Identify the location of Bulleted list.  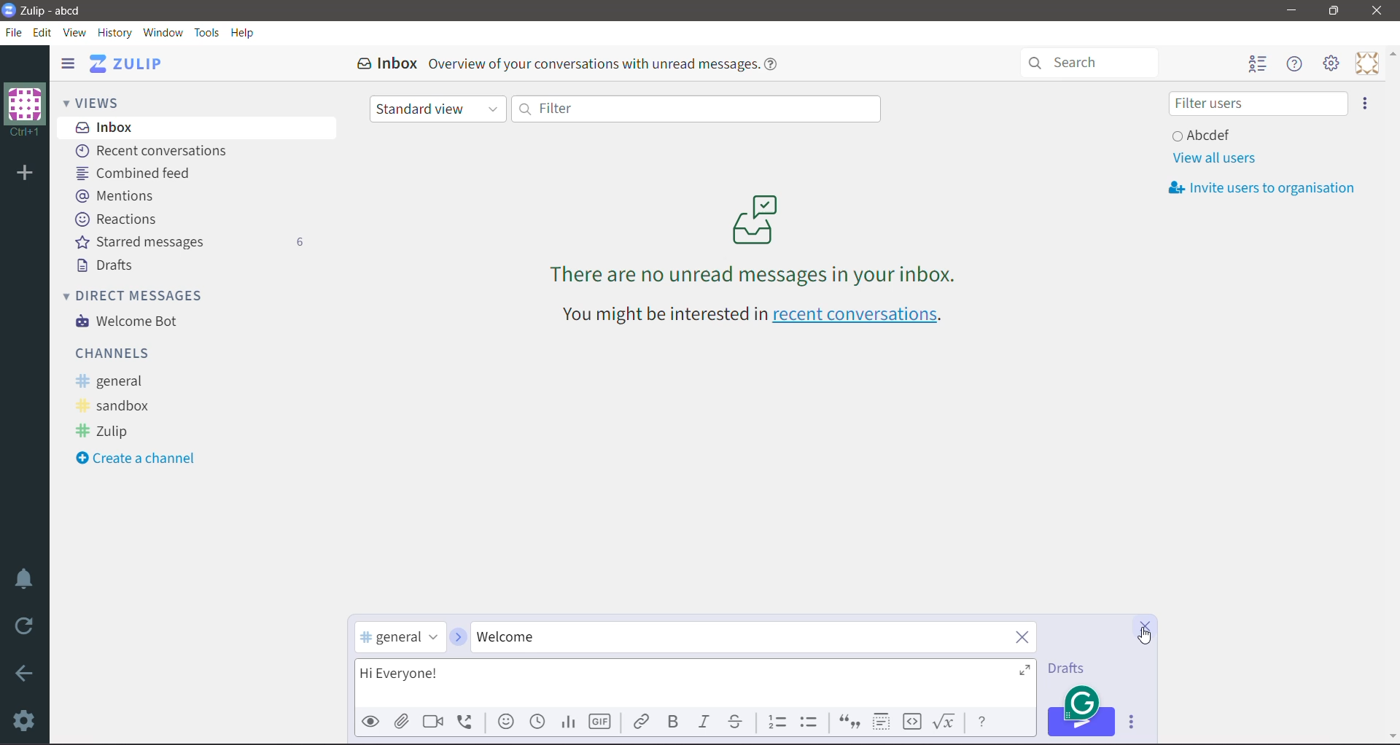
(812, 722).